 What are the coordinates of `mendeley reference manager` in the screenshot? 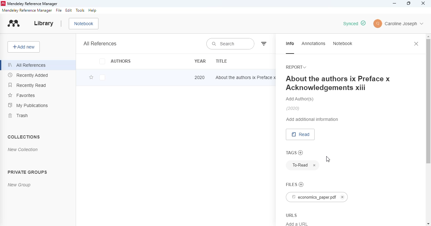 It's located at (27, 10).